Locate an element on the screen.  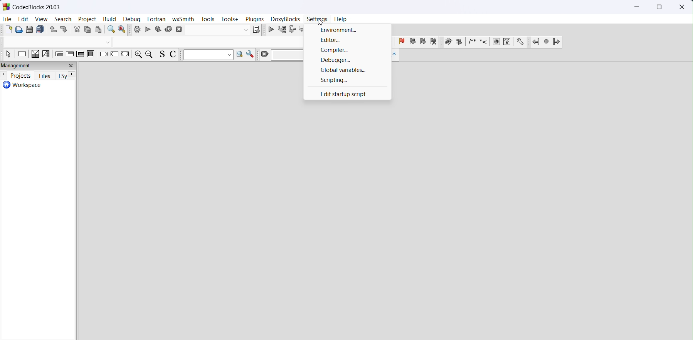
search is located at coordinates (63, 20).